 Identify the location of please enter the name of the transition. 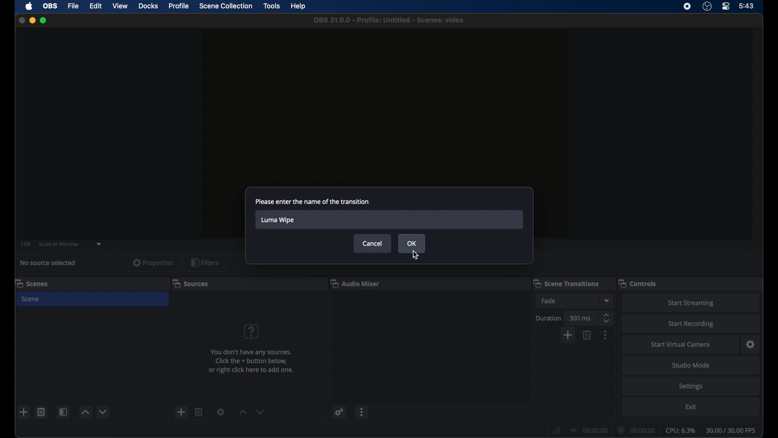
(312, 202).